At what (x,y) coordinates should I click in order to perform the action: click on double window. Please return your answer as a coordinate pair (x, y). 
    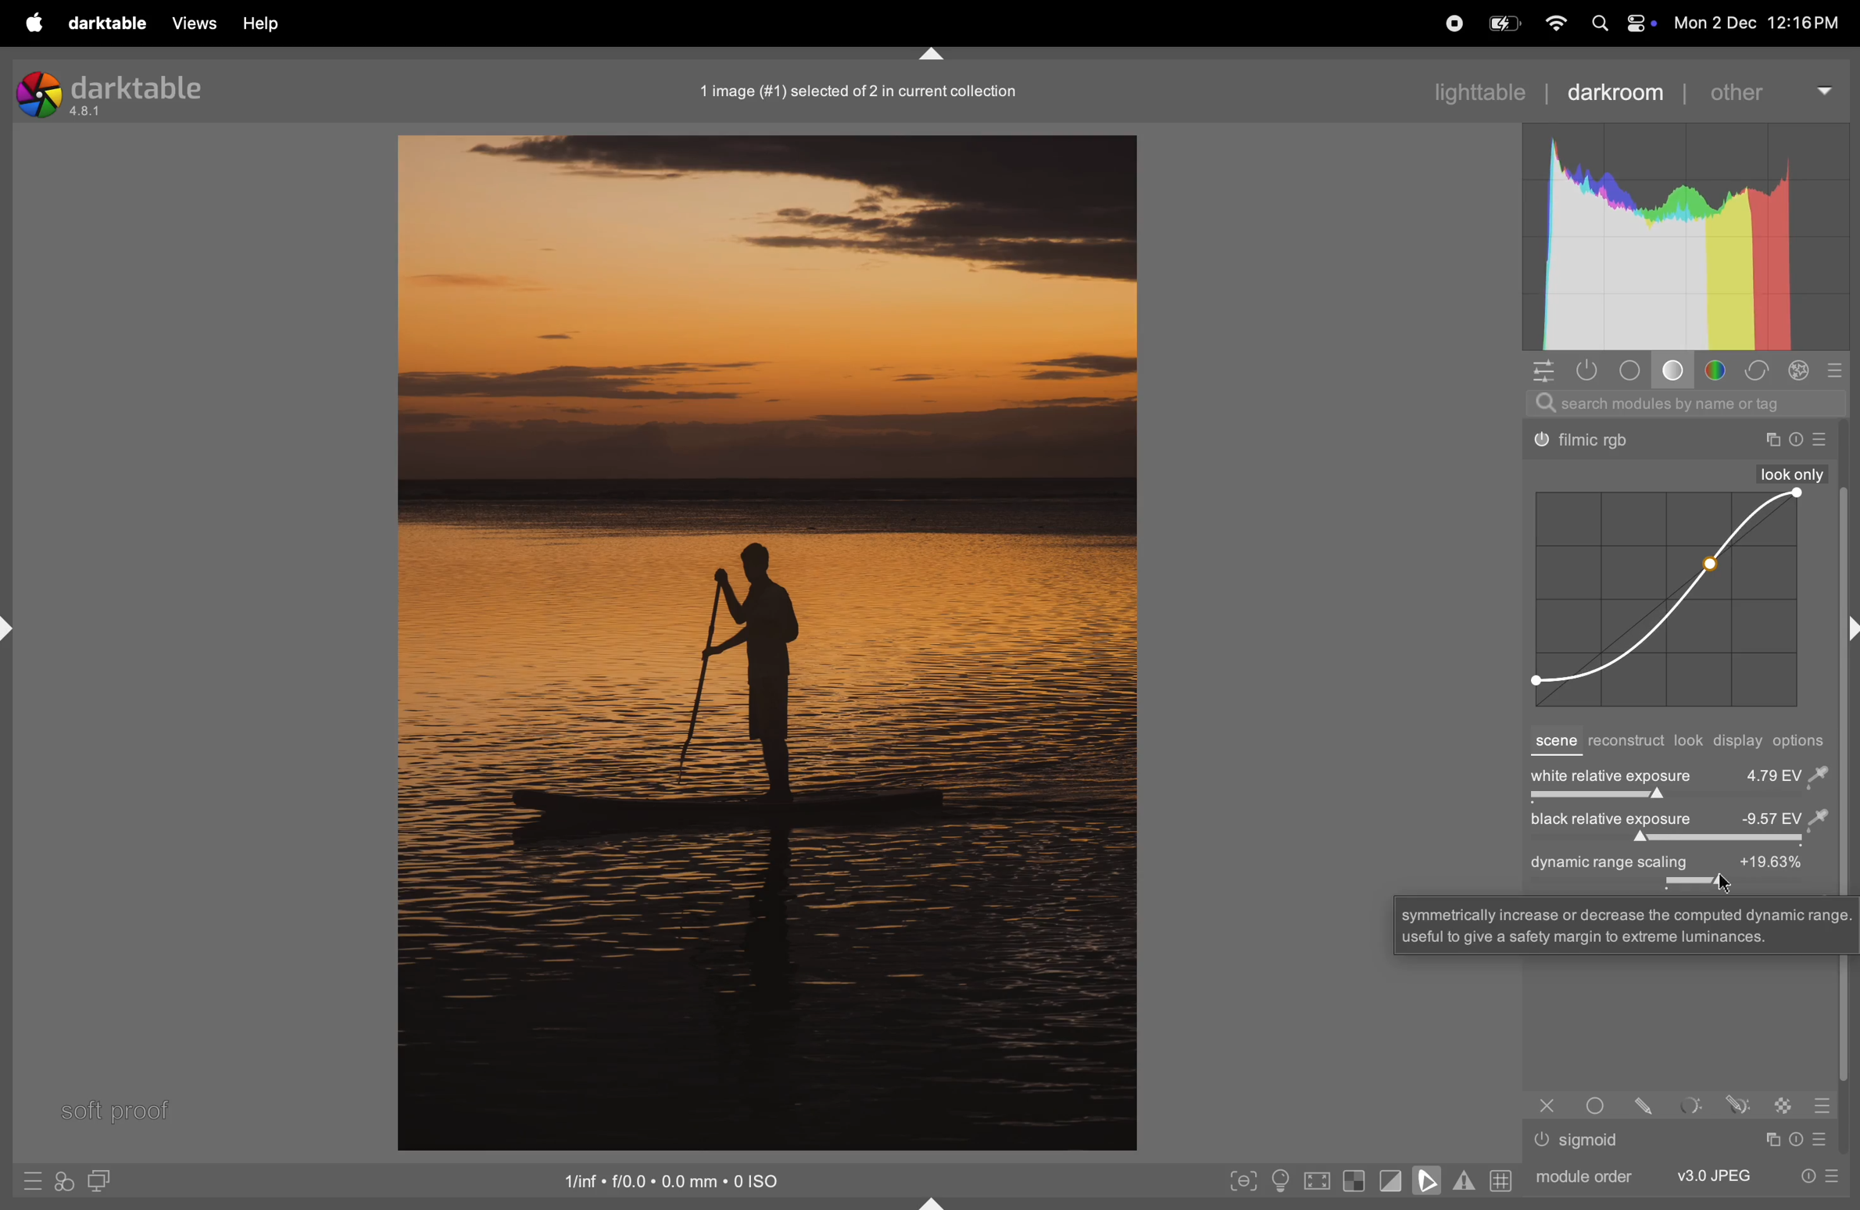
    Looking at the image, I should click on (97, 1183).